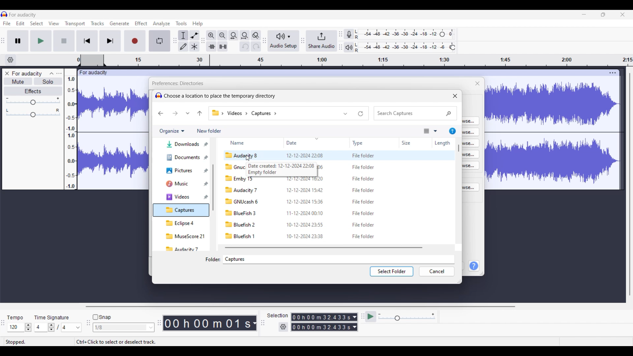  What do you see at coordinates (213, 187) in the screenshot?
I see `Vertical scroll bar` at bounding box center [213, 187].